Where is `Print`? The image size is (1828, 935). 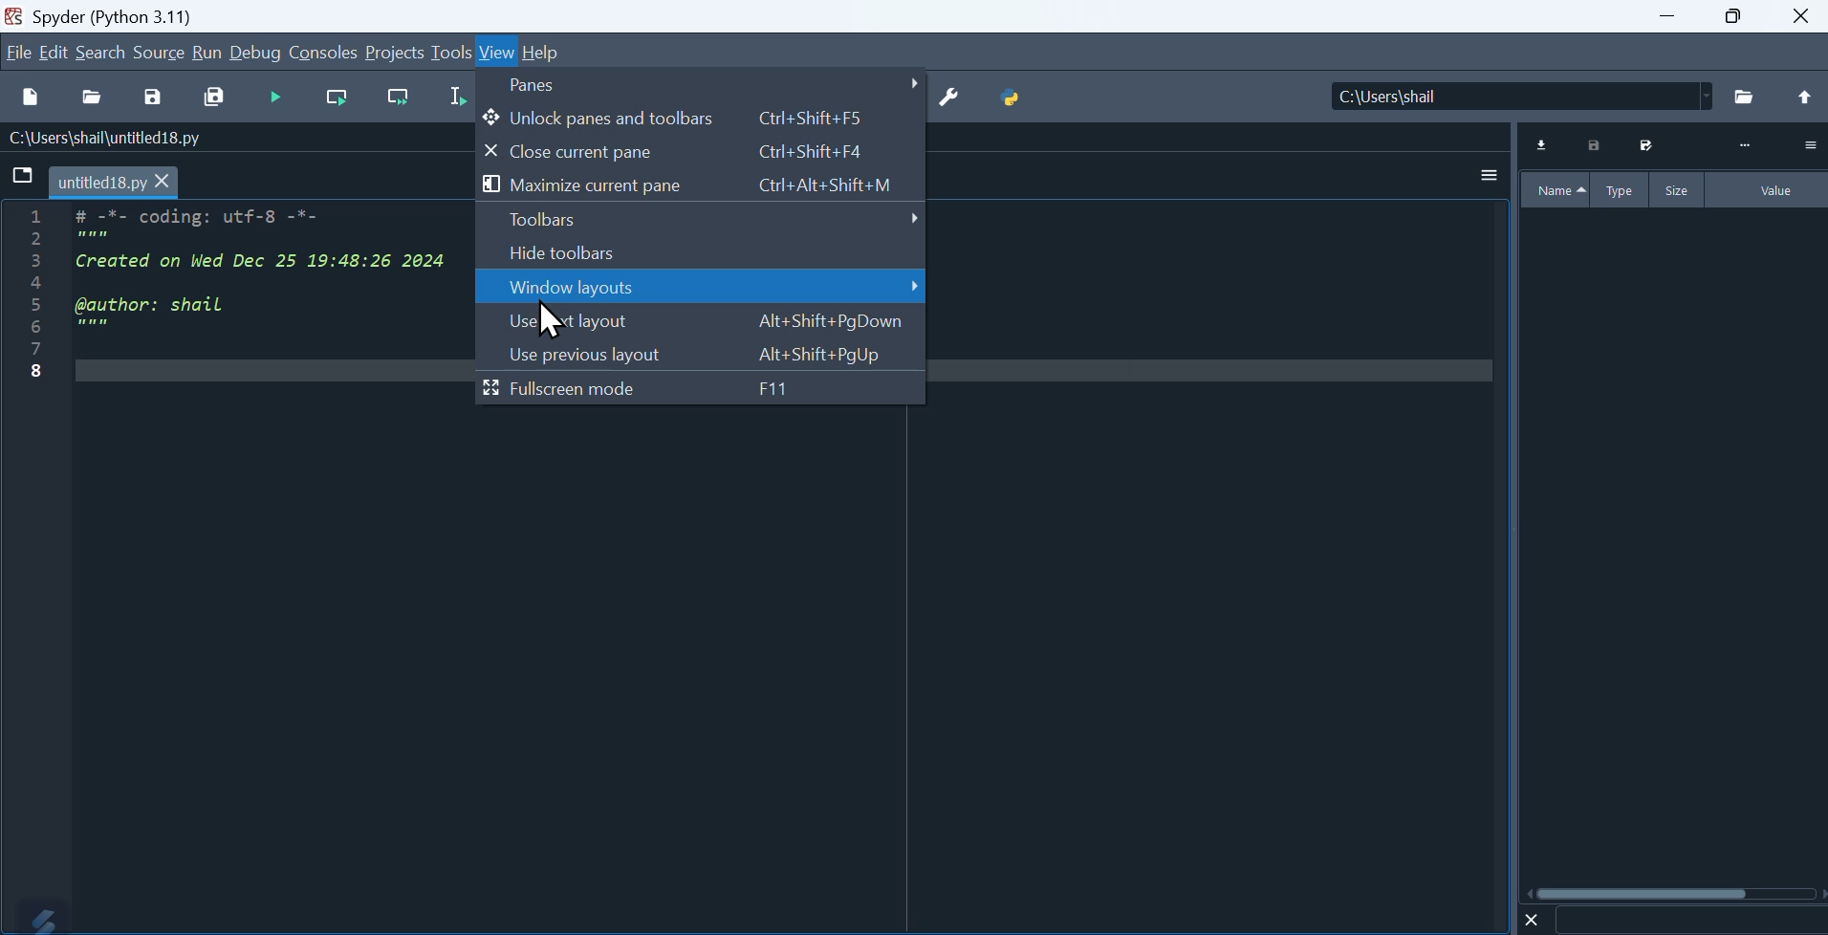 Print is located at coordinates (1596, 145).